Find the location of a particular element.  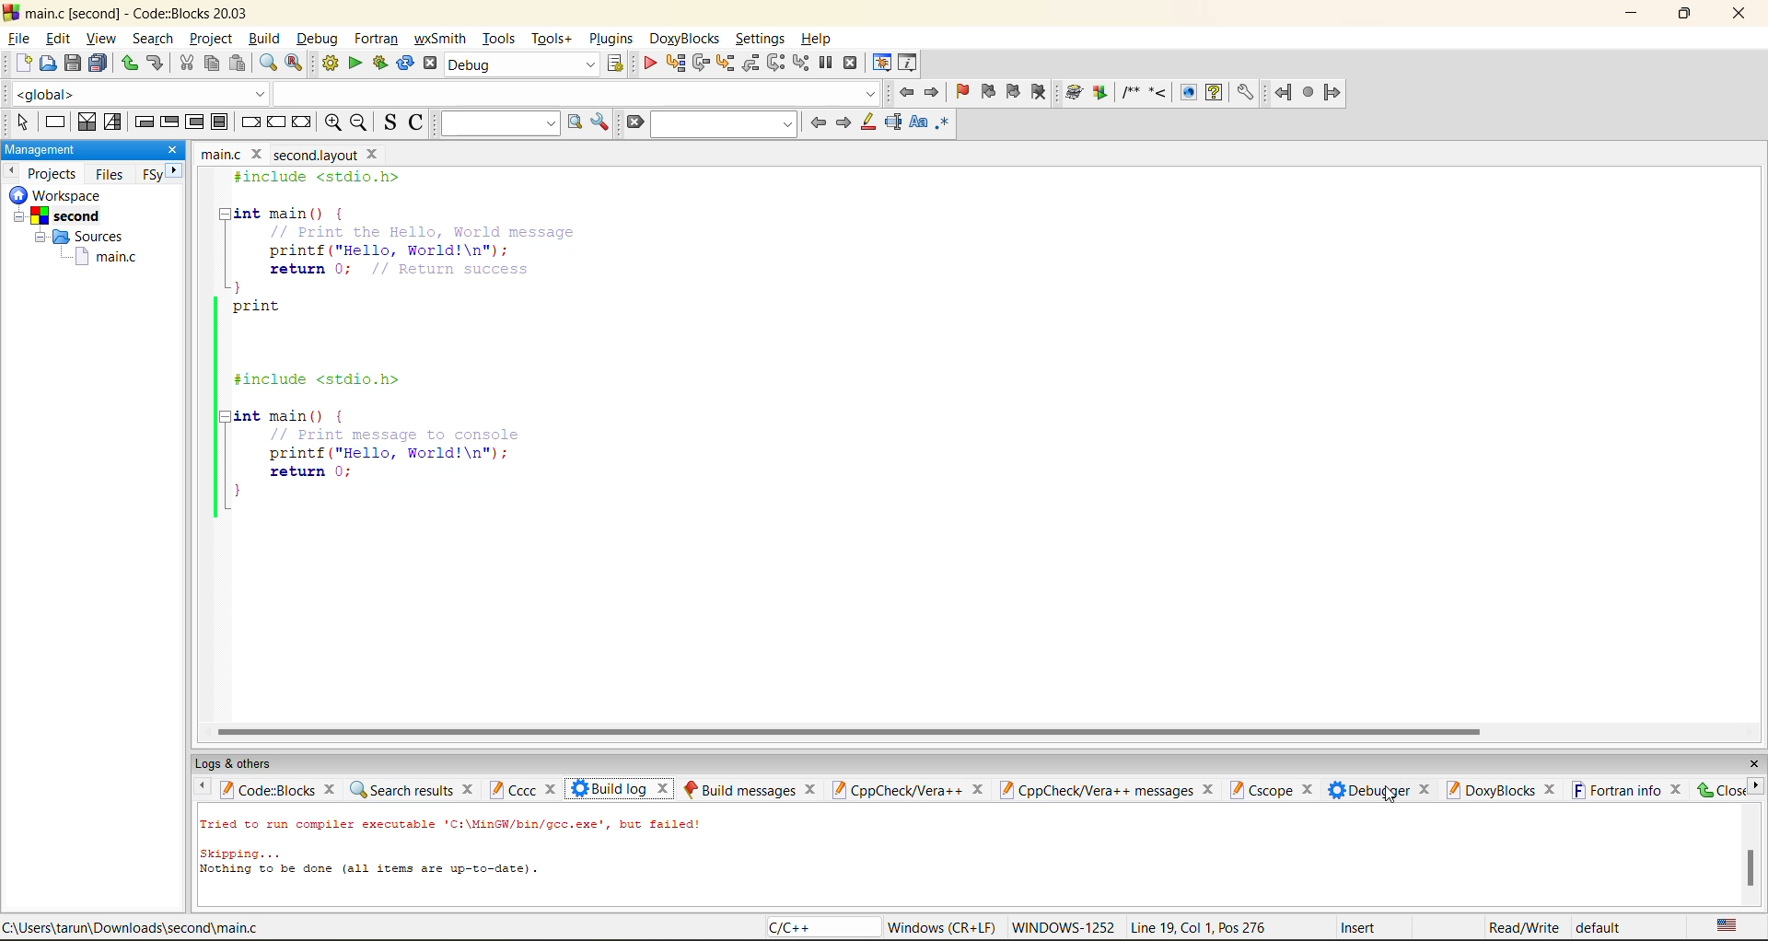

run to cursor is located at coordinates (674, 62).